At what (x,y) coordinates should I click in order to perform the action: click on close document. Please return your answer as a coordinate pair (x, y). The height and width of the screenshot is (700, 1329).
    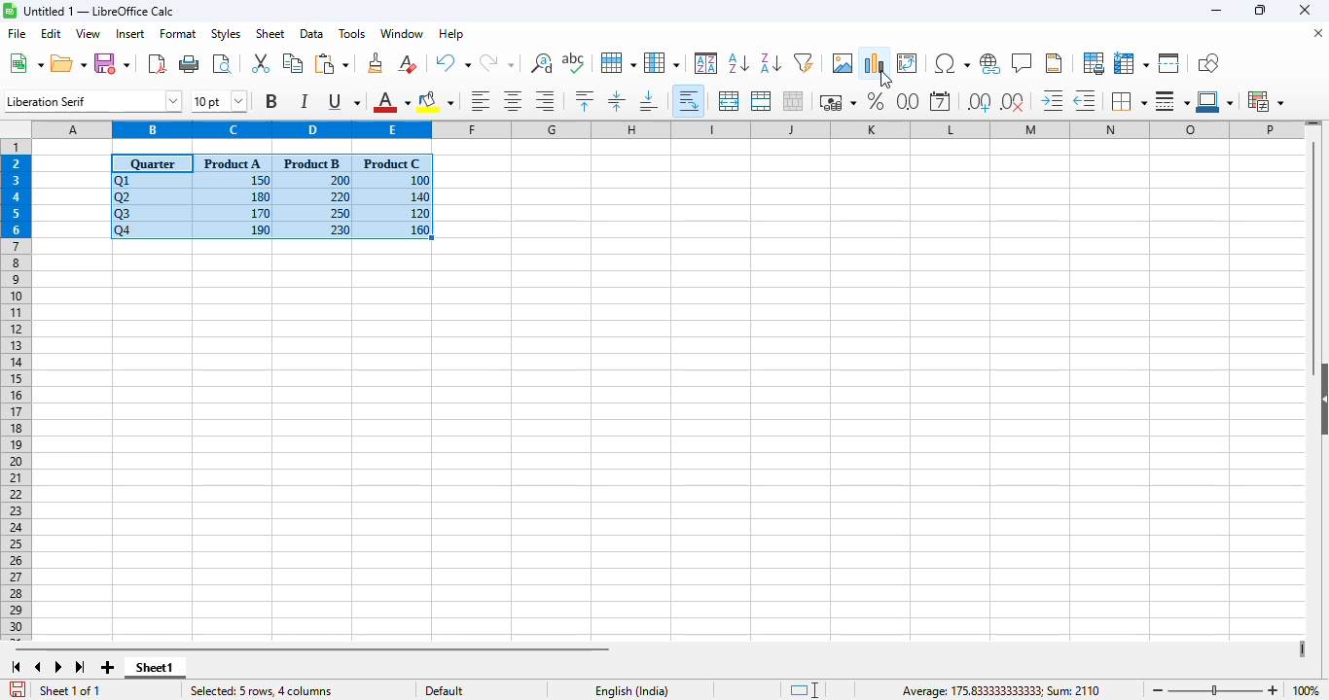
    Looking at the image, I should click on (1318, 33).